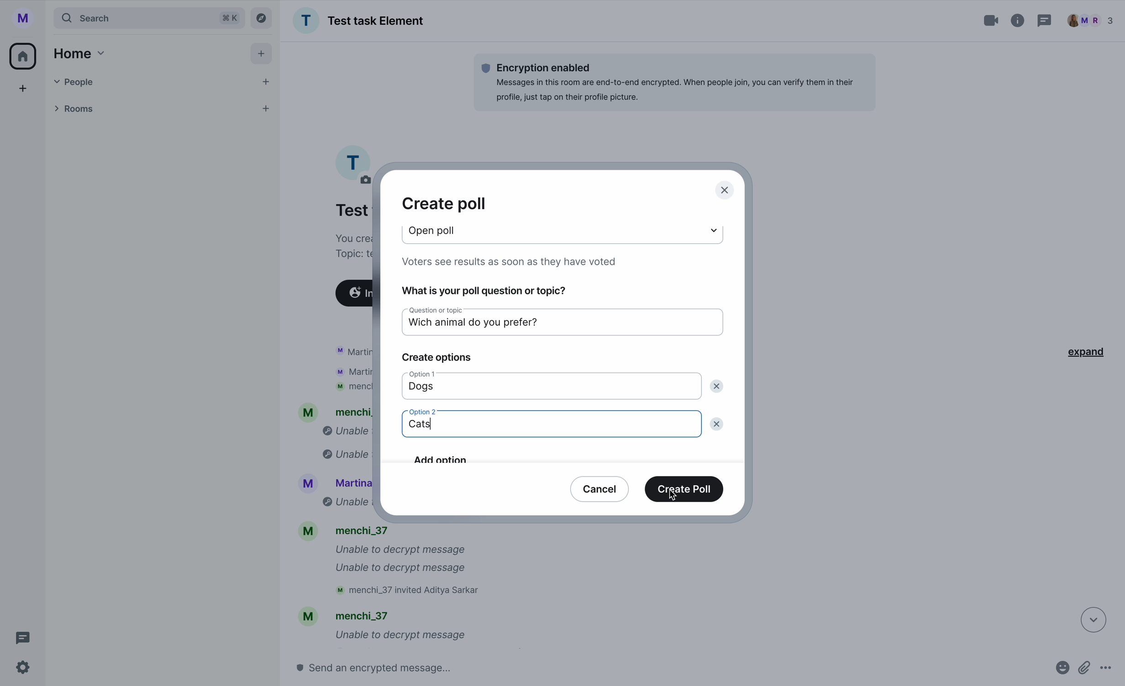 The width and height of the screenshot is (1125, 686). Describe the element at coordinates (442, 358) in the screenshot. I see `create options` at that location.